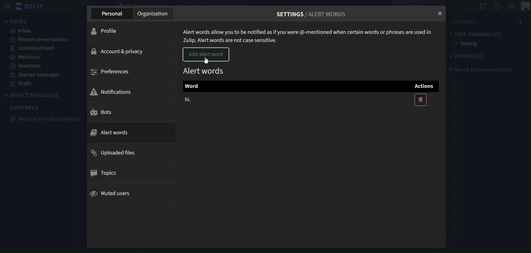 The width and height of the screenshot is (531, 253). Describe the element at coordinates (112, 195) in the screenshot. I see `muted users` at that location.